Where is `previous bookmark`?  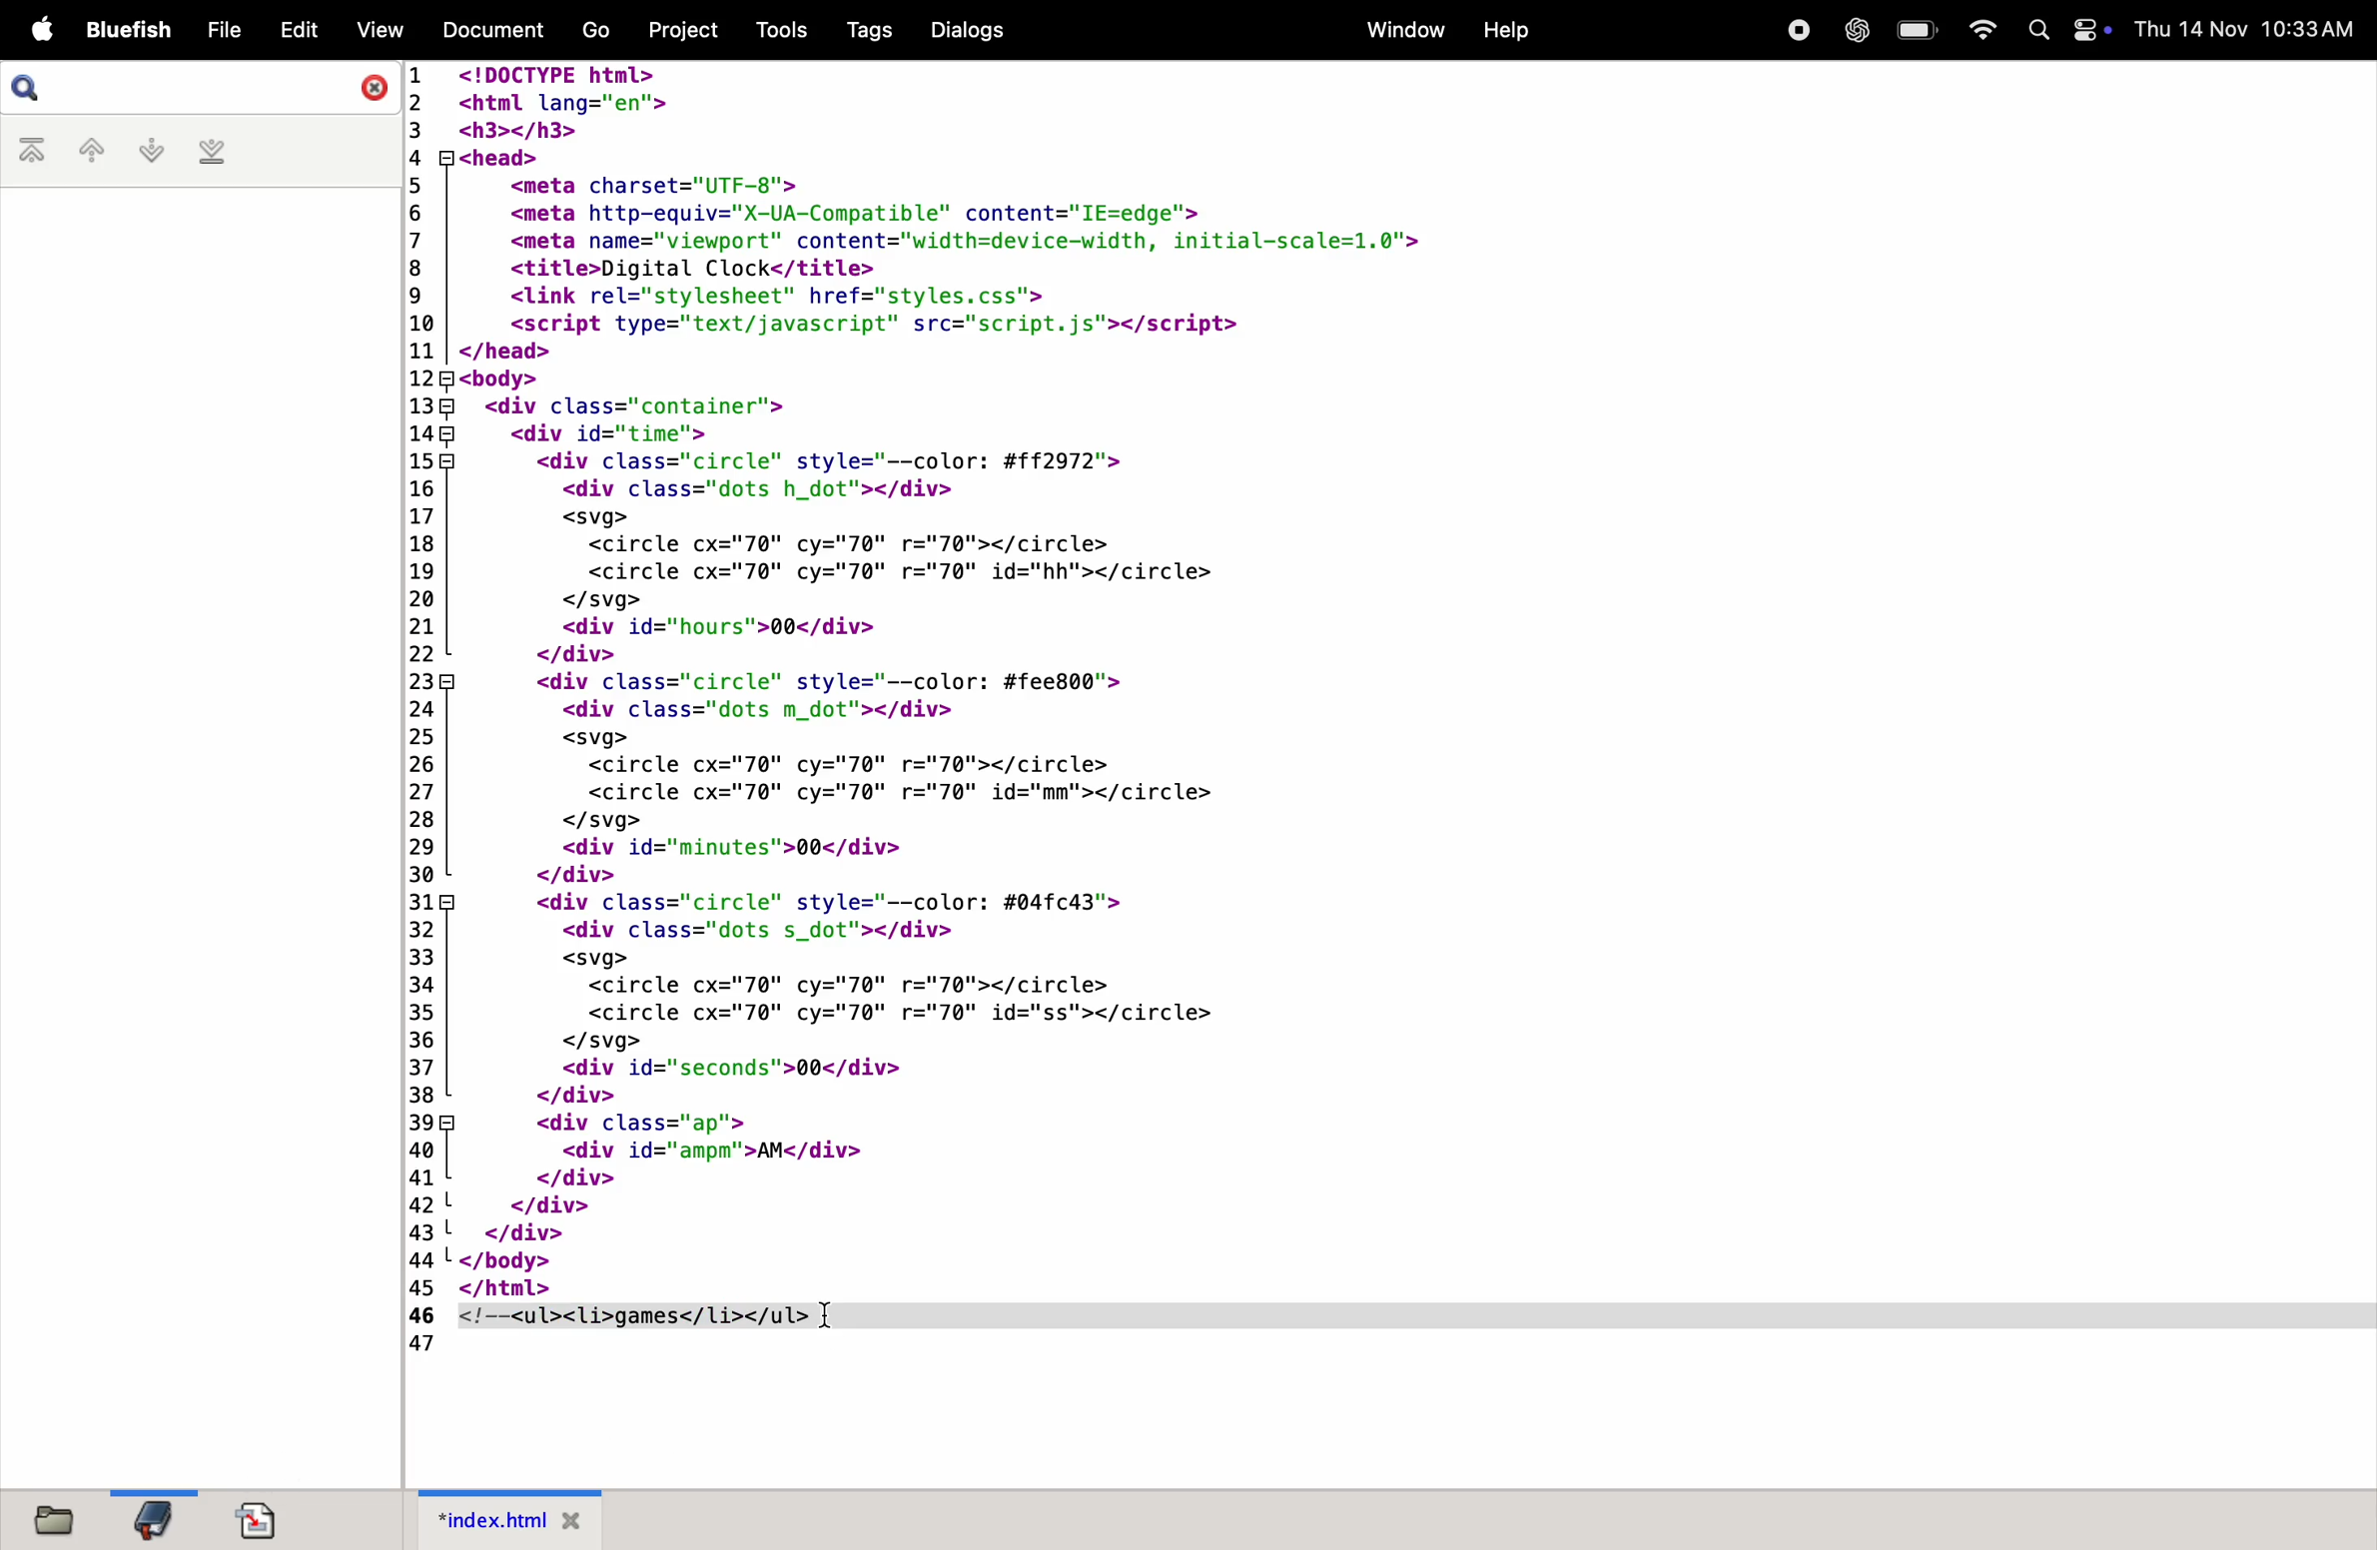
previous bookmark is located at coordinates (85, 150).